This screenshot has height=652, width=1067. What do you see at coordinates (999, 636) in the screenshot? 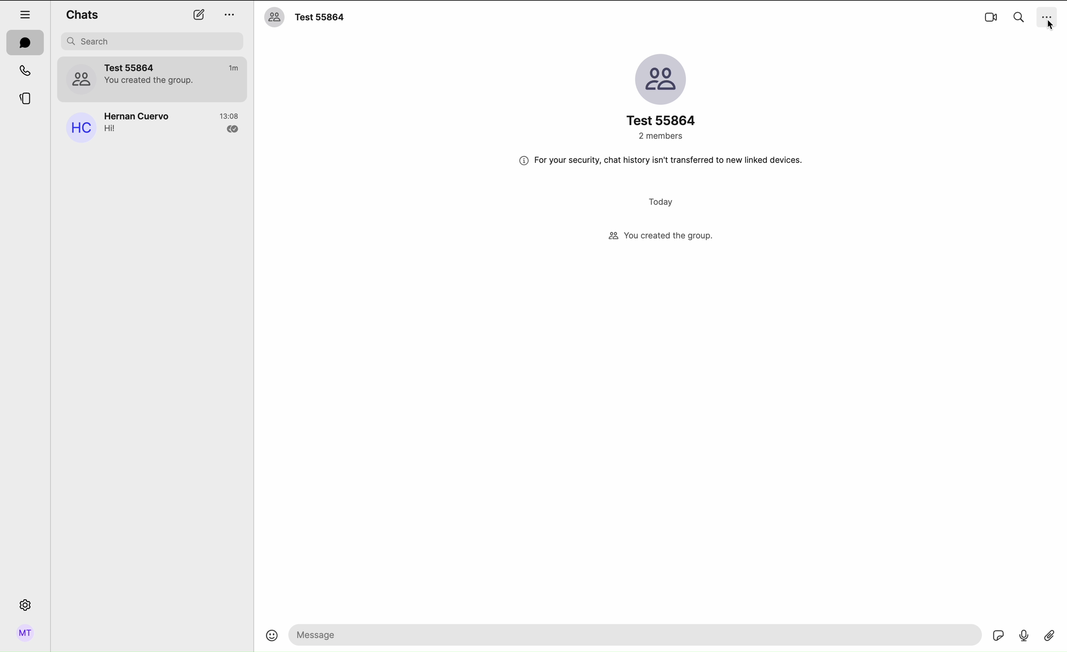
I see `sticker` at bounding box center [999, 636].